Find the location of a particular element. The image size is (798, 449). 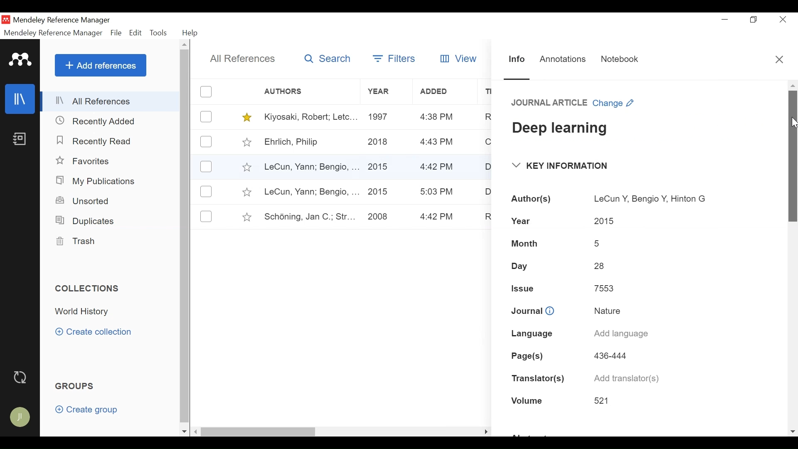

Hide is located at coordinates (485, 430).